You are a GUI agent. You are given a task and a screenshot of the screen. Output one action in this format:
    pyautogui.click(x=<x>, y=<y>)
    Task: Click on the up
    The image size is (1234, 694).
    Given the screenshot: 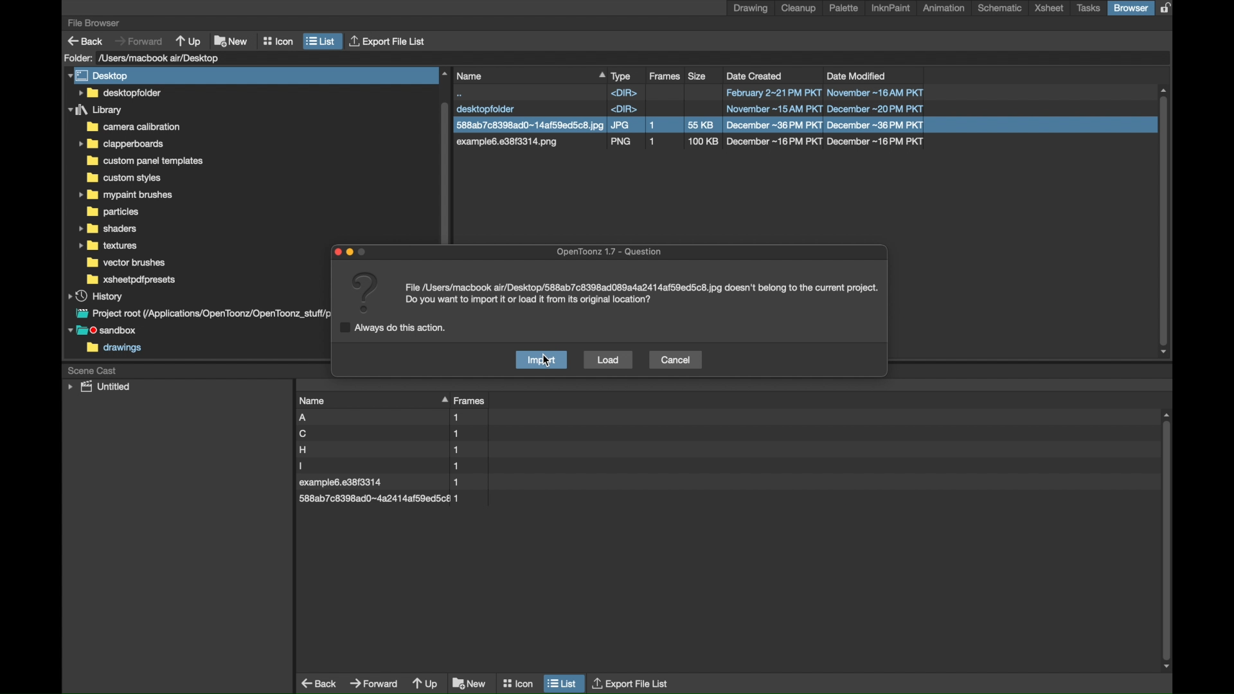 What is the action you would take?
    pyautogui.click(x=425, y=685)
    